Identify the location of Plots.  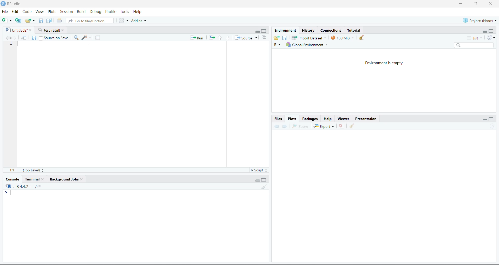
(292, 118).